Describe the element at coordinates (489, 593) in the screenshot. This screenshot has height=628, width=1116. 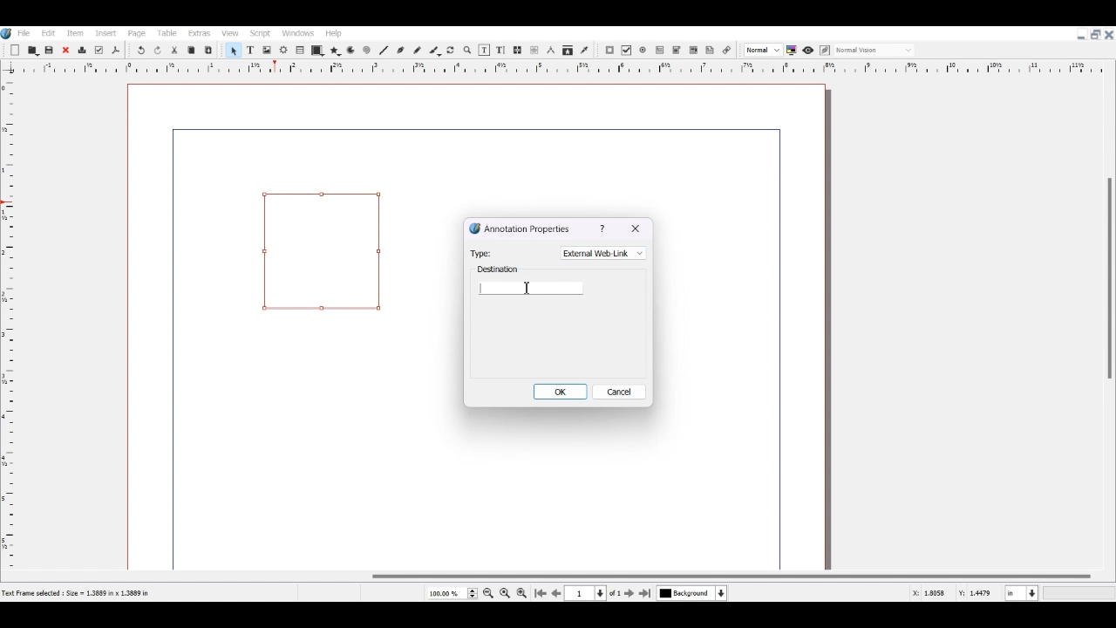
I see `Zoom out` at that location.